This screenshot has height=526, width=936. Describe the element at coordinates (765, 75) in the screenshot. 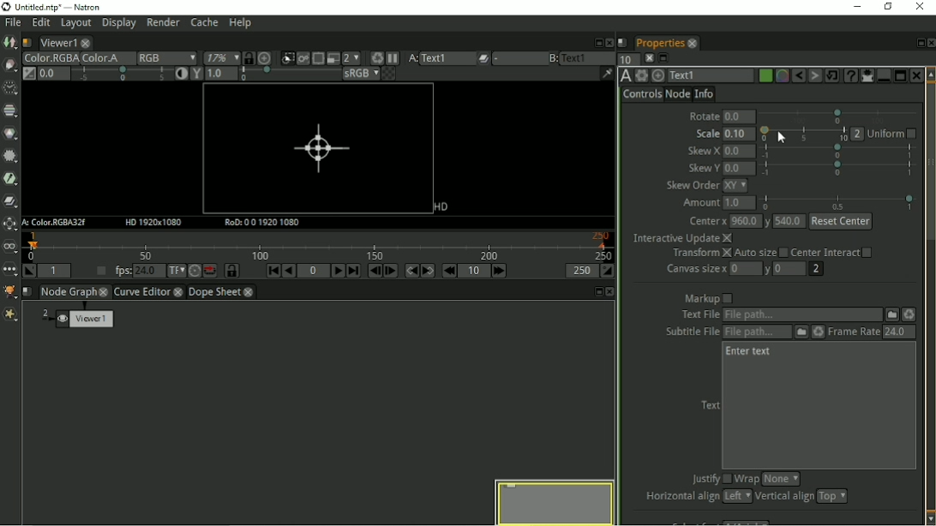

I see `Node color` at that location.